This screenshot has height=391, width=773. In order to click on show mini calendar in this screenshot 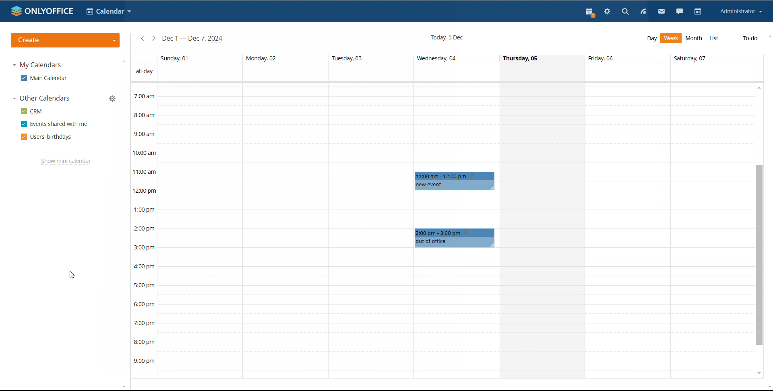, I will do `click(66, 162)`.